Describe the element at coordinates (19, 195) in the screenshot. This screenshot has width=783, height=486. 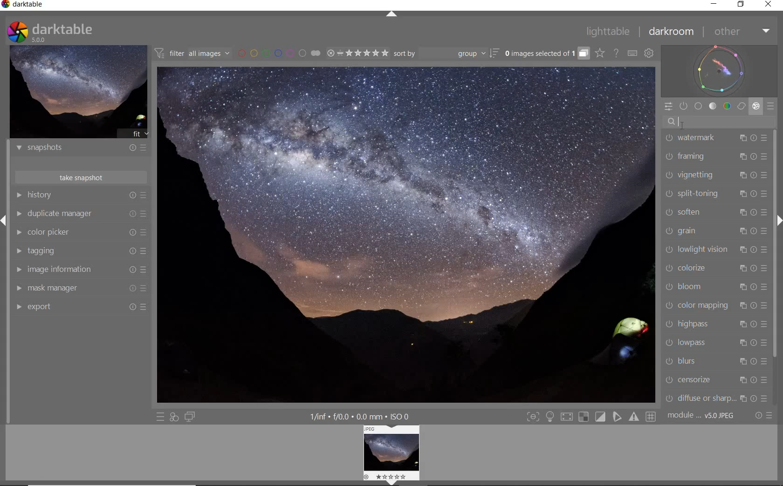
I see `HISTORY` at that location.